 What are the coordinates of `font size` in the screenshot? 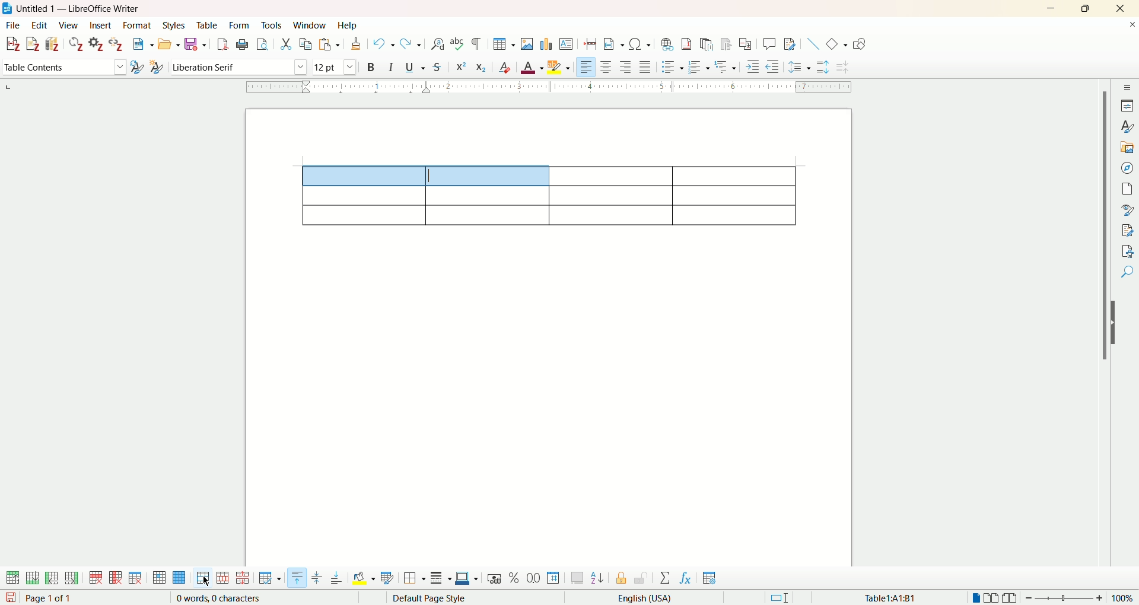 It's located at (333, 68).